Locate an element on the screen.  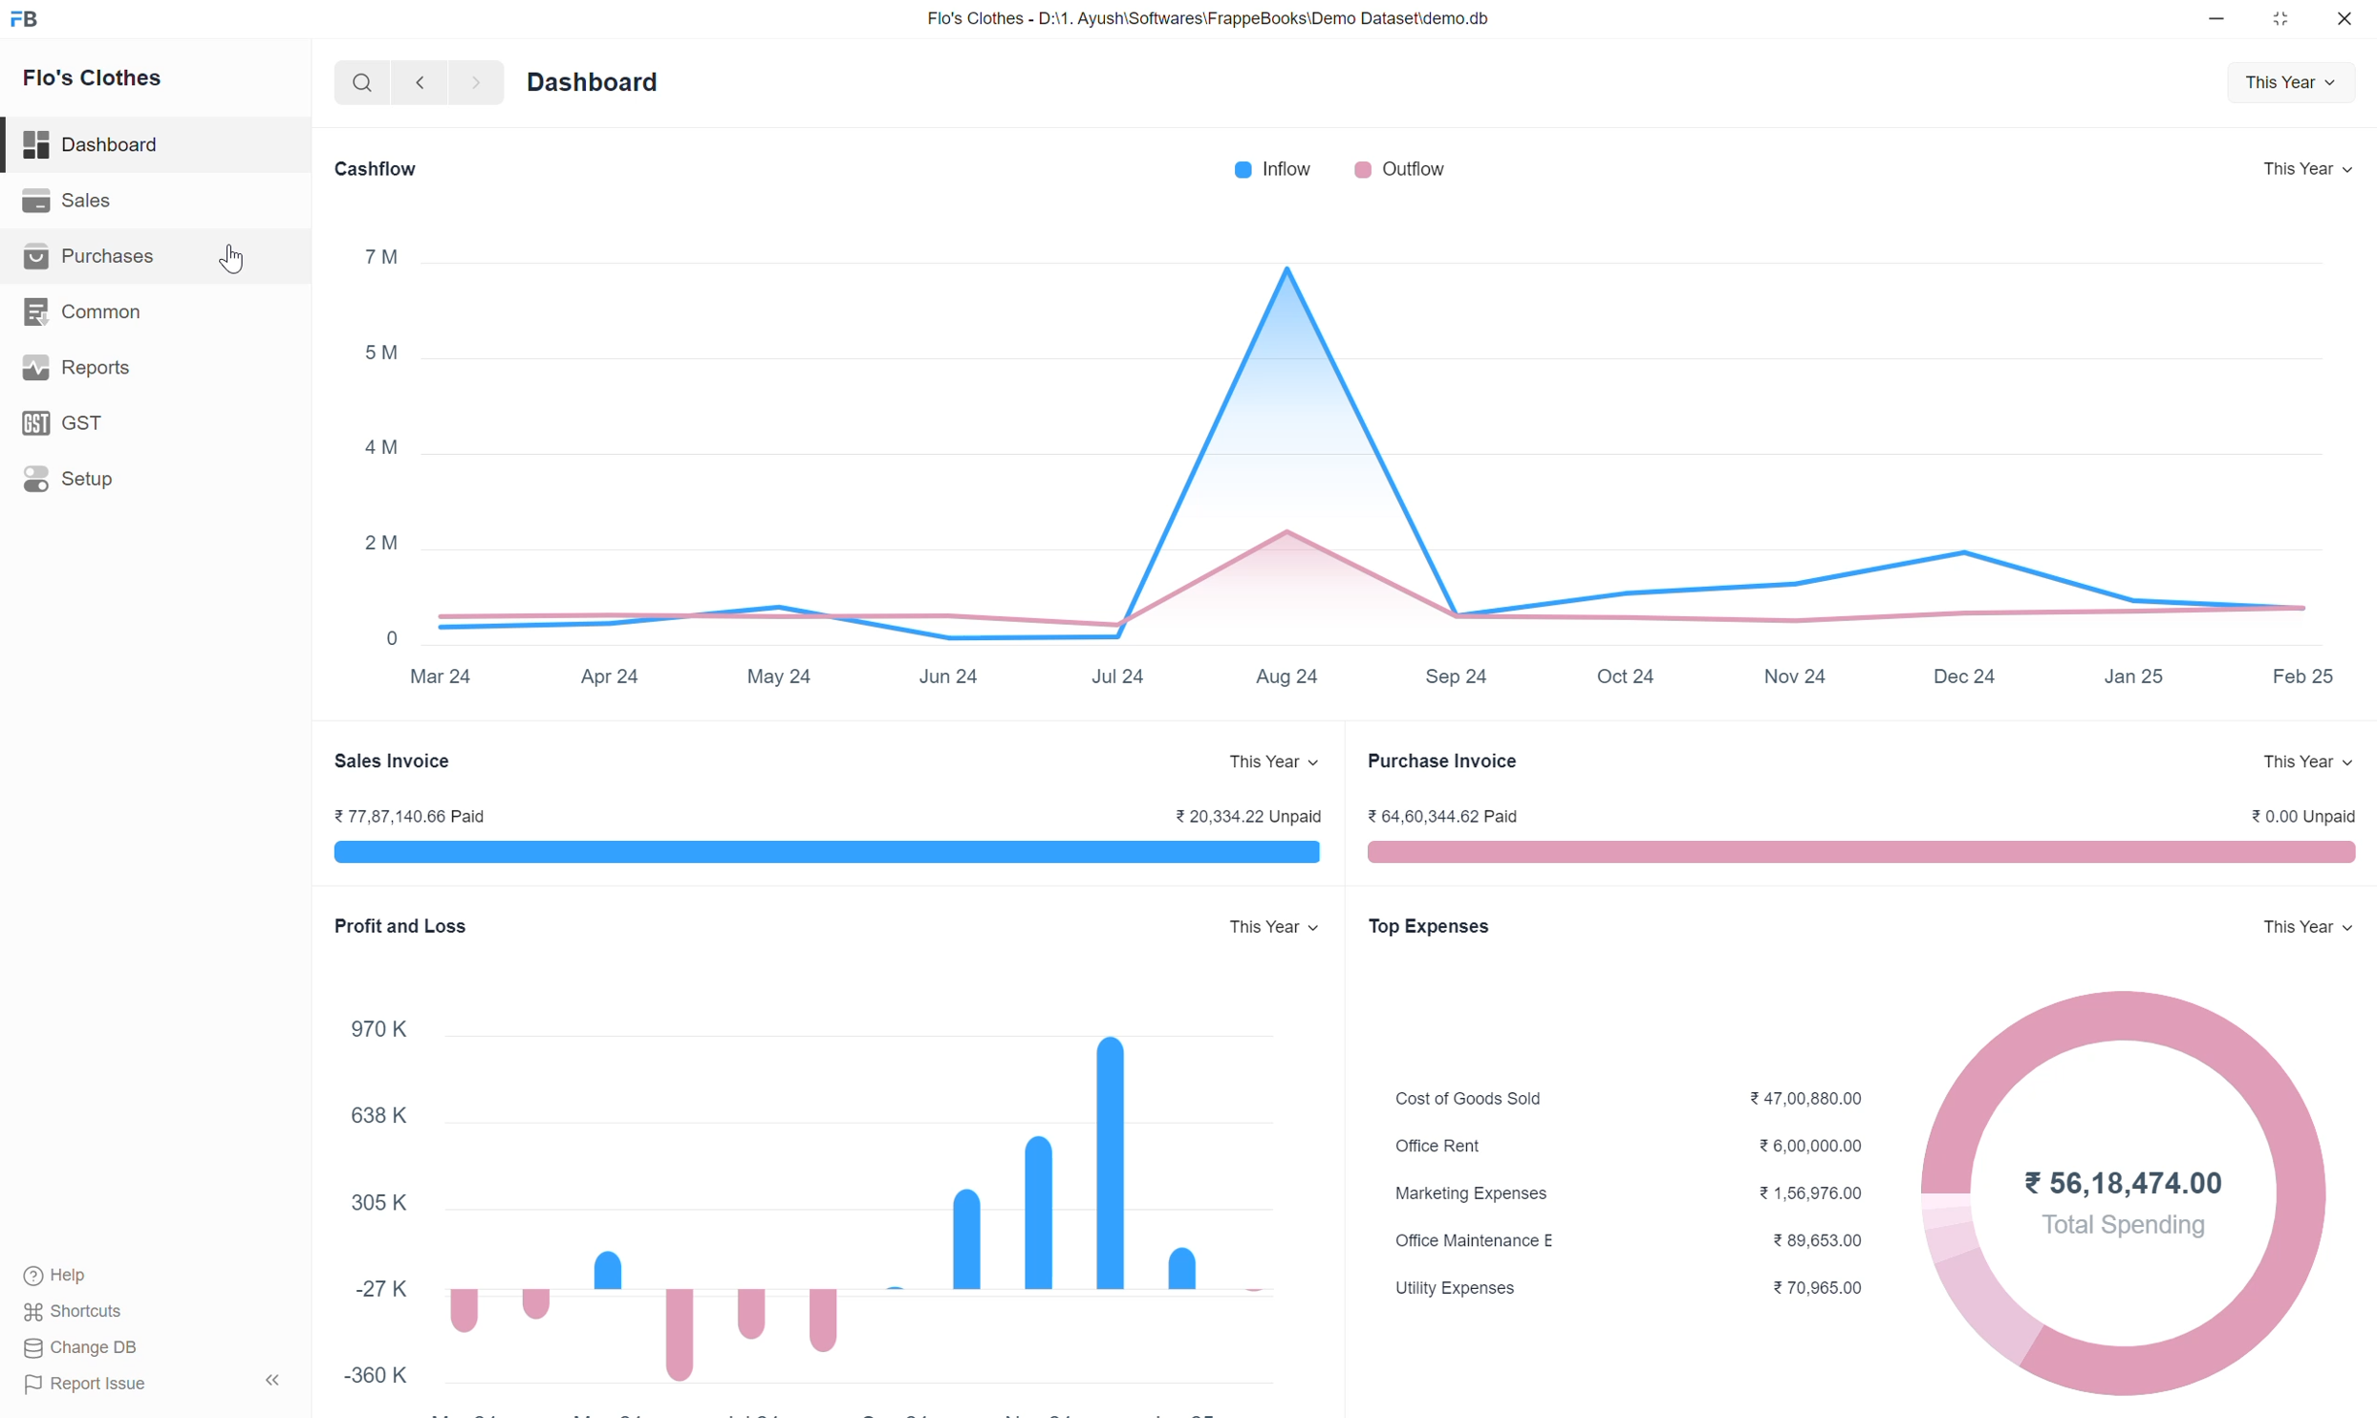
Flo's Clothes is located at coordinates (94, 75).